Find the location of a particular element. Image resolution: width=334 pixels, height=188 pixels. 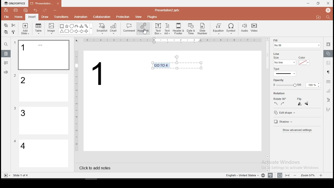

language is located at coordinates (263, 175).